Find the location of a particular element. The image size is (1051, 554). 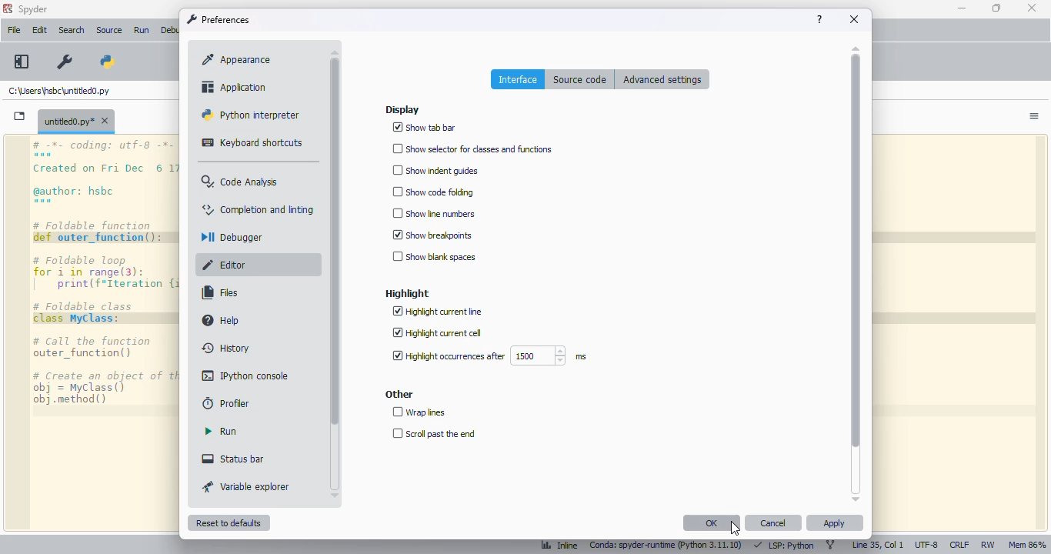

highlight current line is located at coordinates (438, 312).